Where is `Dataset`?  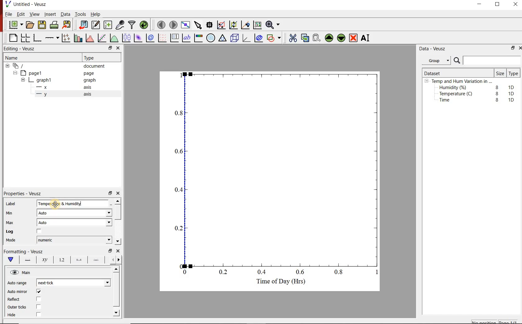 Dataset is located at coordinates (435, 72).